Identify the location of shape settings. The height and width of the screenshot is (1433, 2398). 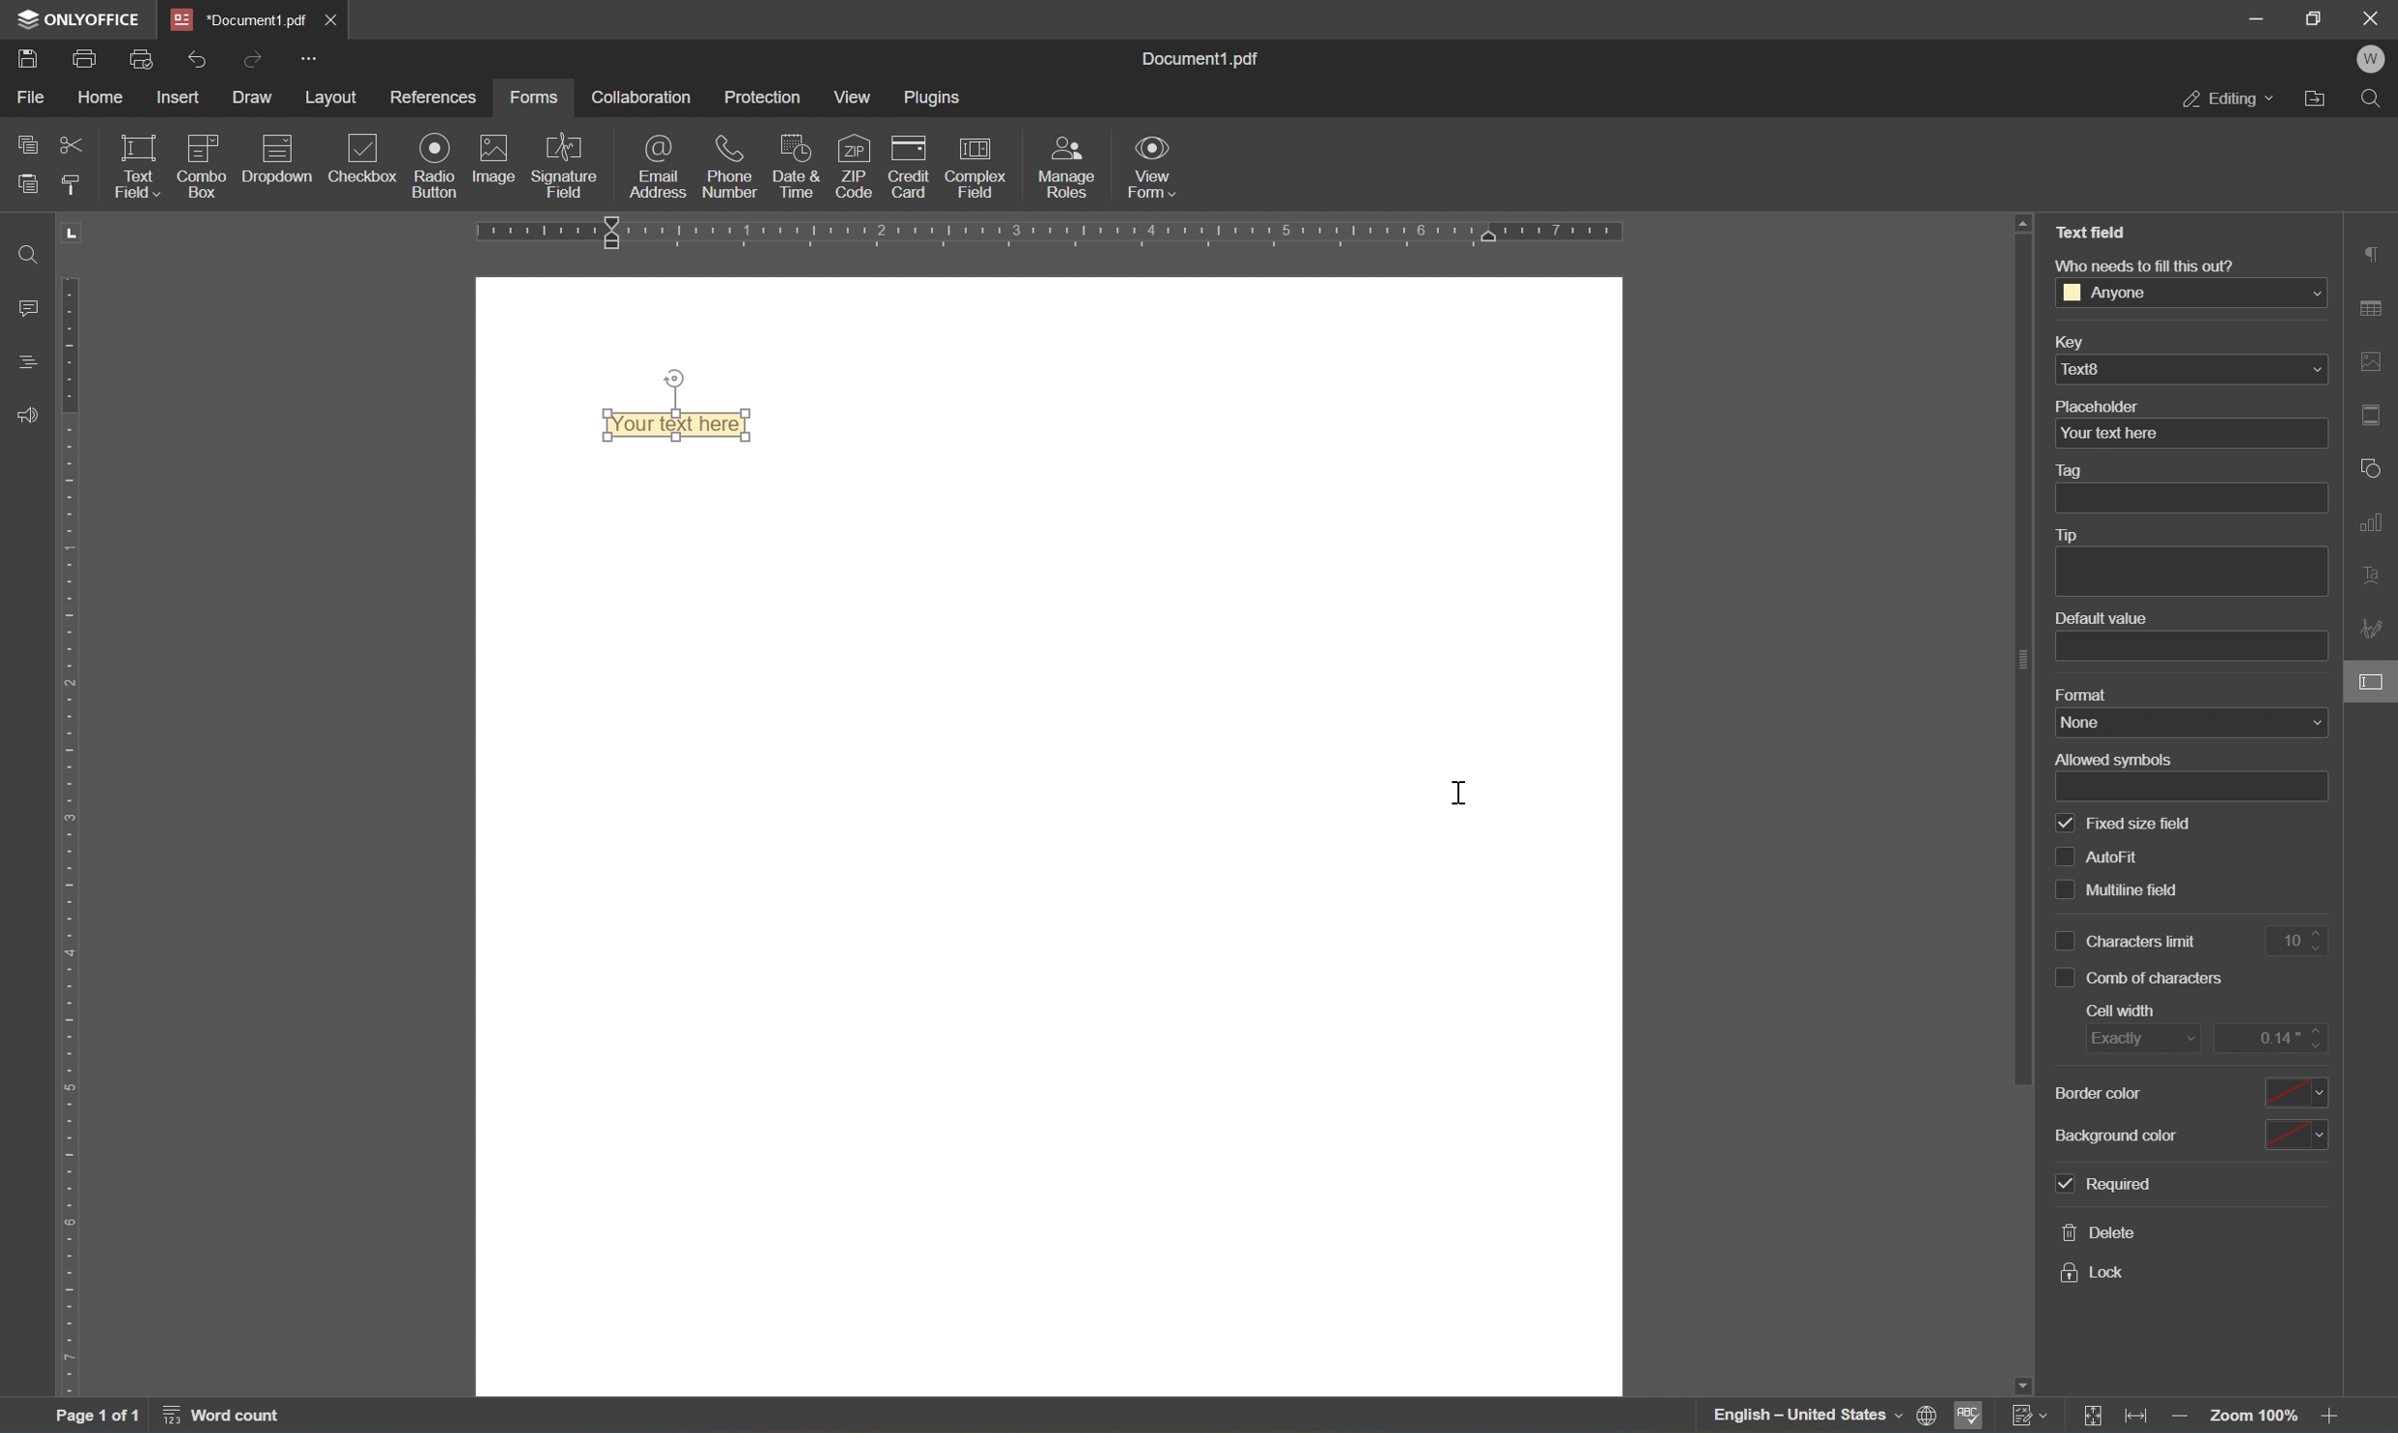
(2373, 470).